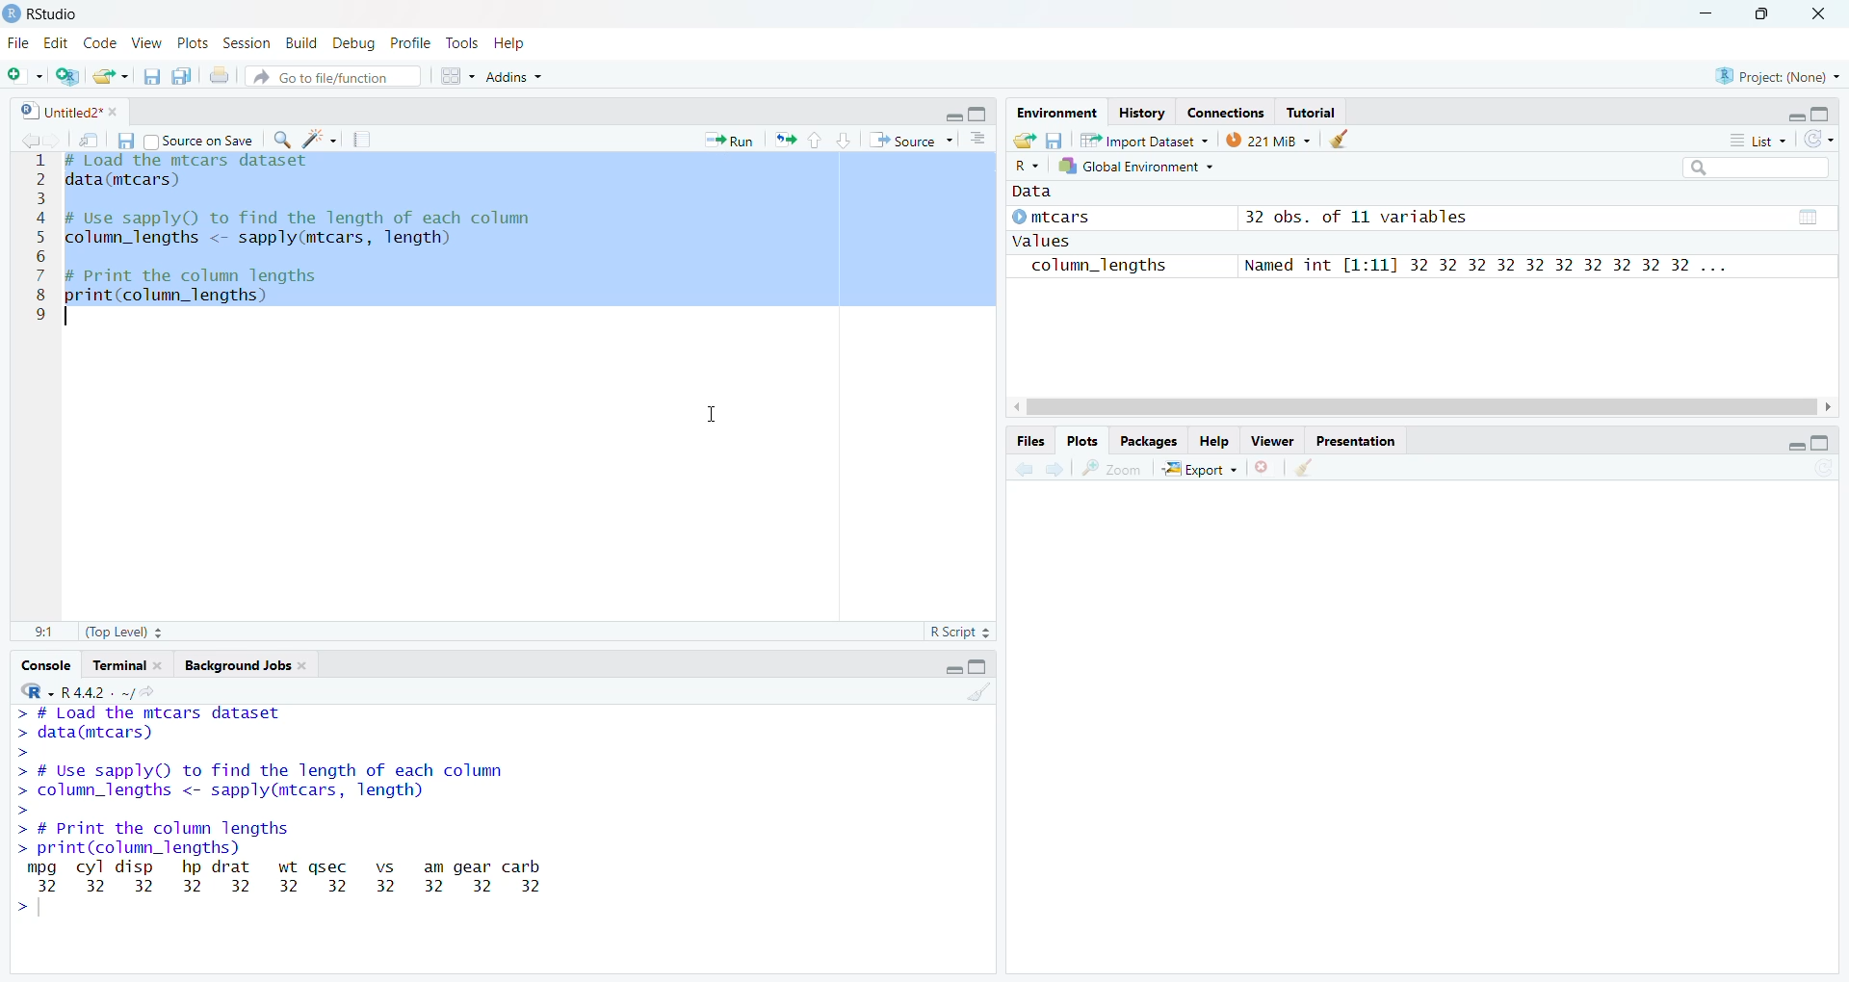 The height and width of the screenshot is (982, 1849). I want to click on Scroll, so click(1421, 407).